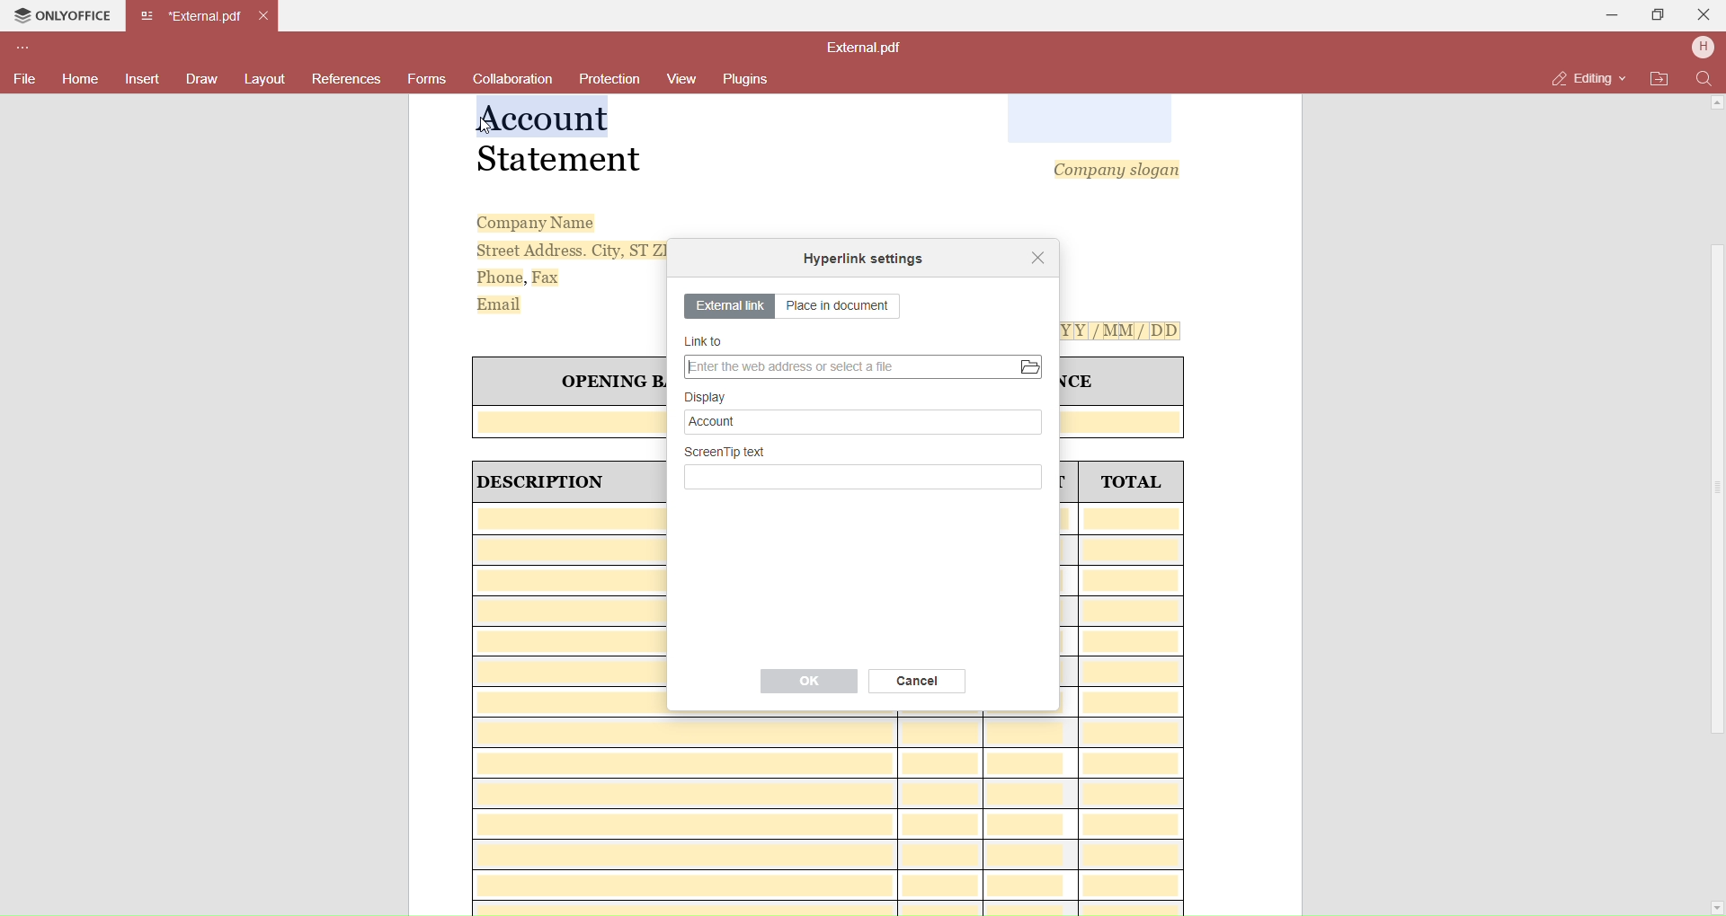 The width and height of the screenshot is (1726, 916). What do you see at coordinates (611, 83) in the screenshot?
I see `Protection` at bounding box center [611, 83].